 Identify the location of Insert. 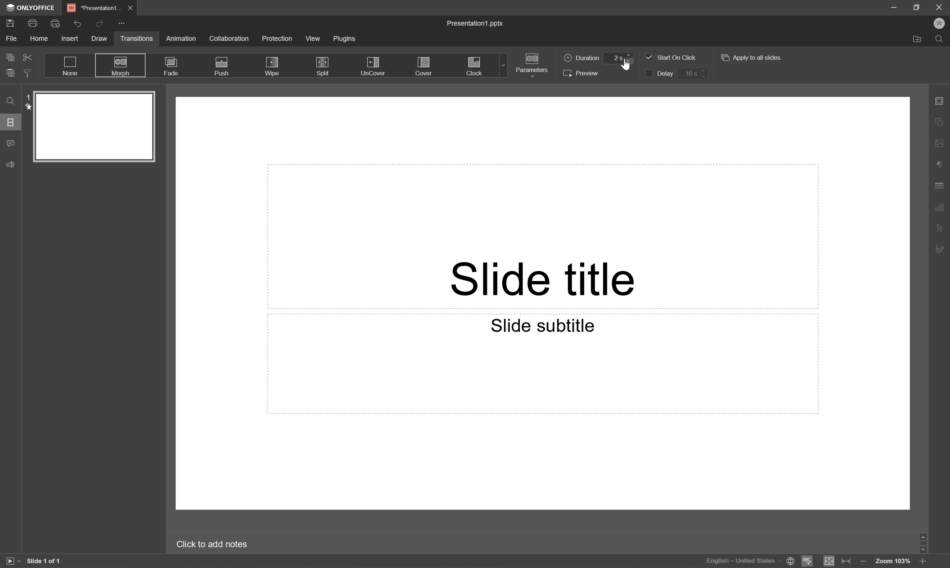
(72, 39).